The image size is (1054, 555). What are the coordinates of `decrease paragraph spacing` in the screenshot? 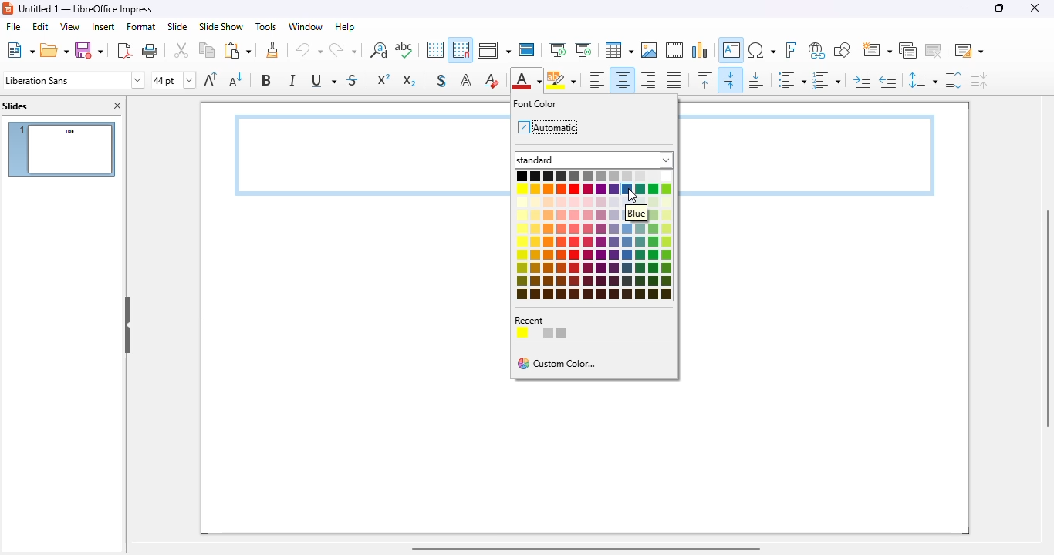 It's located at (980, 80).